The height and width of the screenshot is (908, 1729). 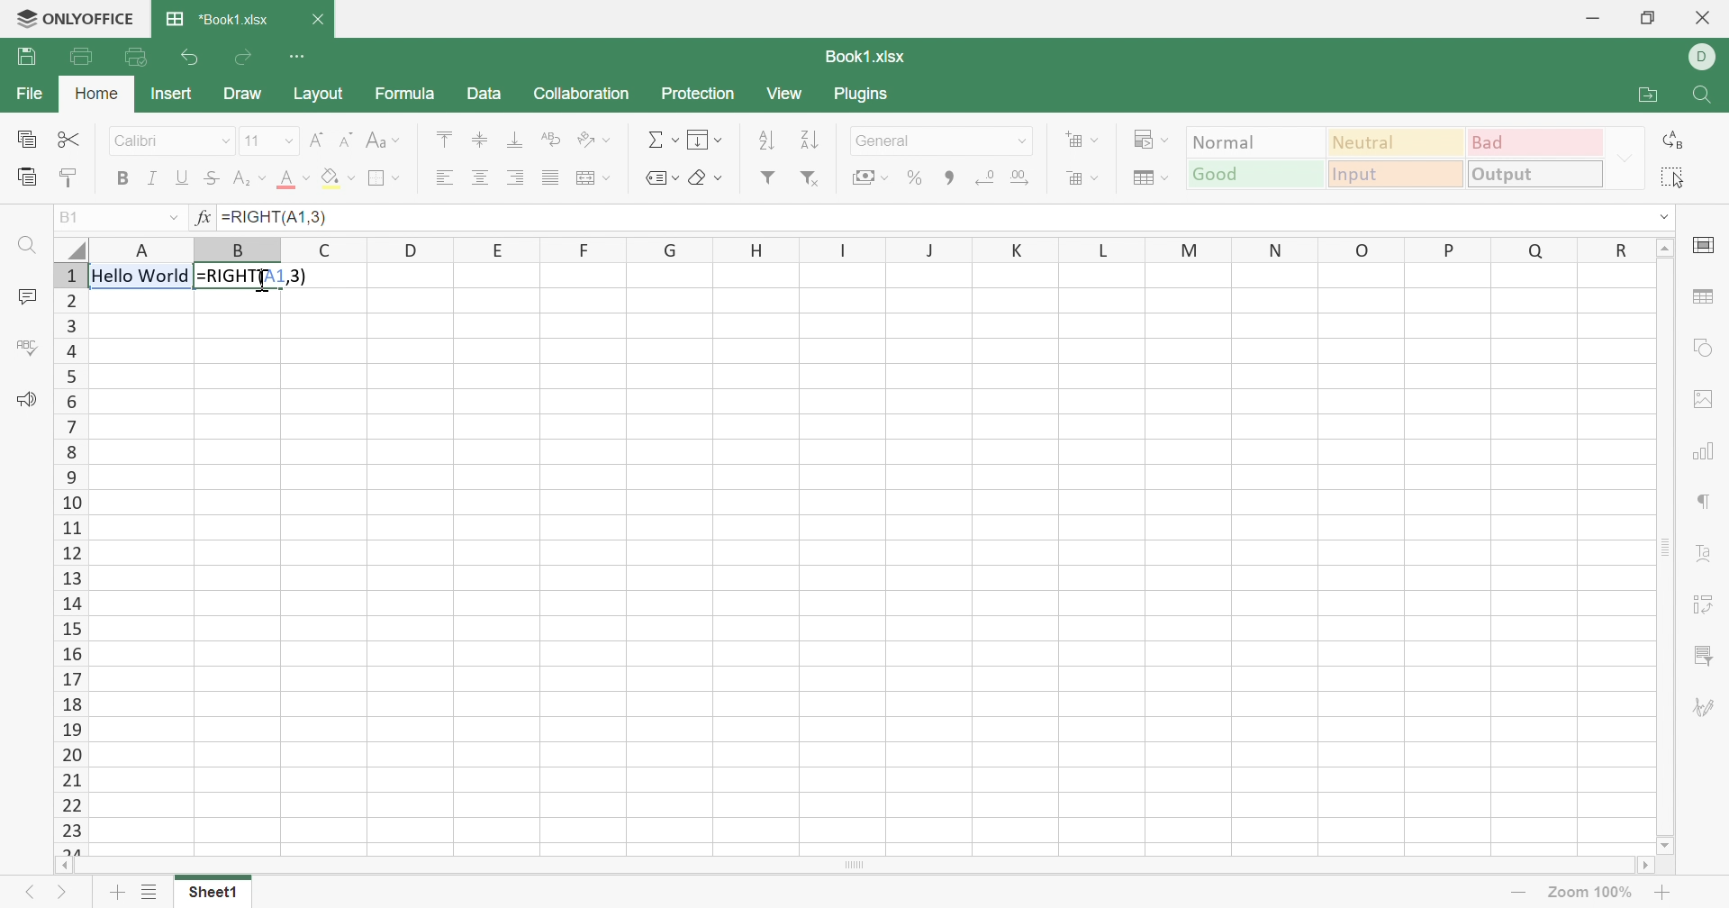 What do you see at coordinates (1674, 141) in the screenshot?
I see `Replace` at bounding box center [1674, 141].